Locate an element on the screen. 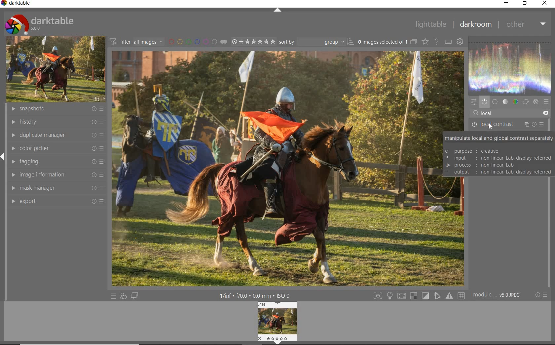 This screenshot has width=555, height=345. filter by image color label is located at coordinates (198, 41).